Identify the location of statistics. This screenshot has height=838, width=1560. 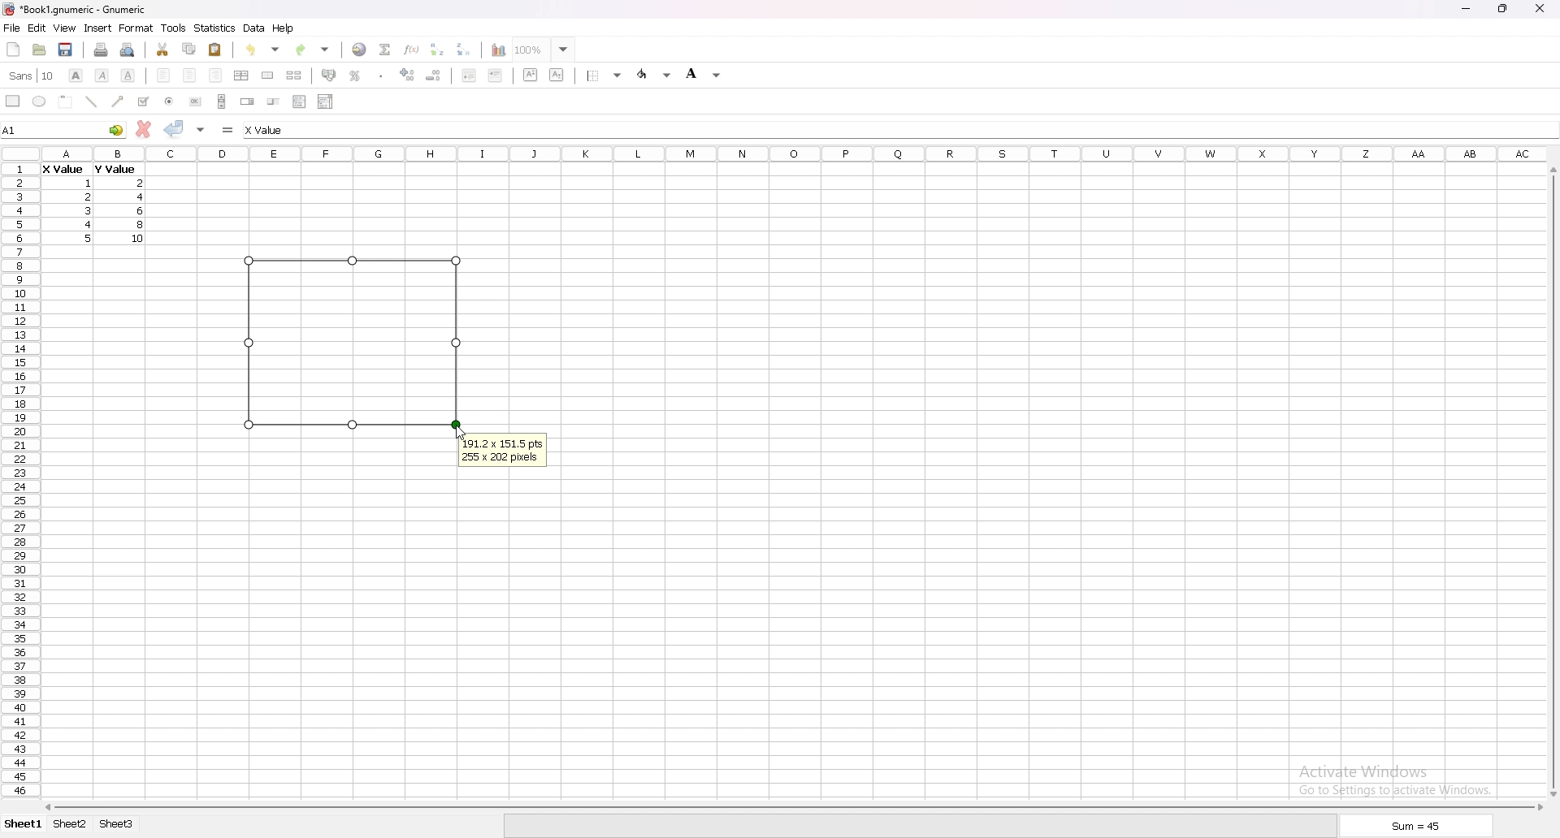
(215, 28).